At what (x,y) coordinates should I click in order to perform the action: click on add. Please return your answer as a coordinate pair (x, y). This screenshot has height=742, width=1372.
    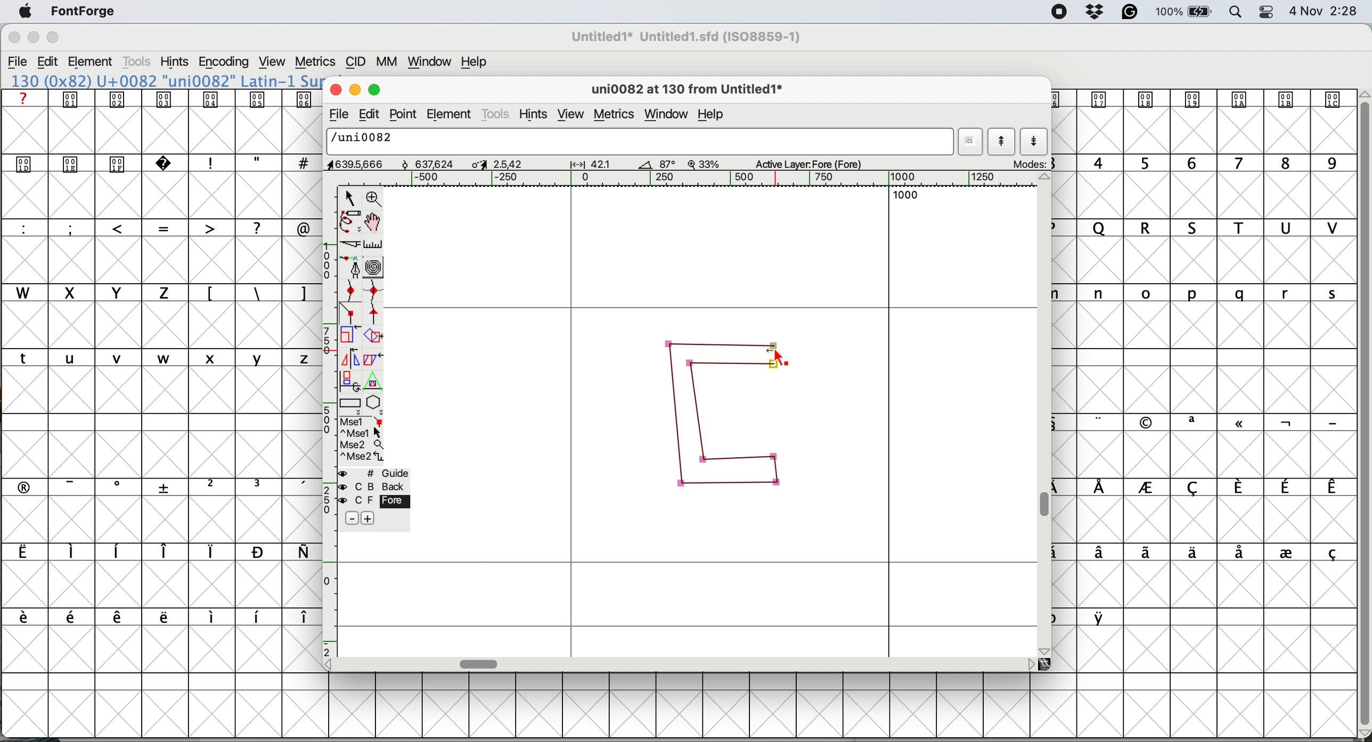
    Looking at the image, I should click on (367, 518).